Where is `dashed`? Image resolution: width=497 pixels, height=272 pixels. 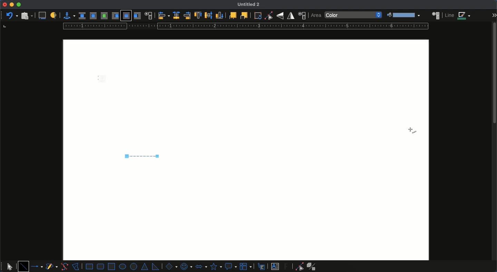 dashed is located at coordinates (143, 155).